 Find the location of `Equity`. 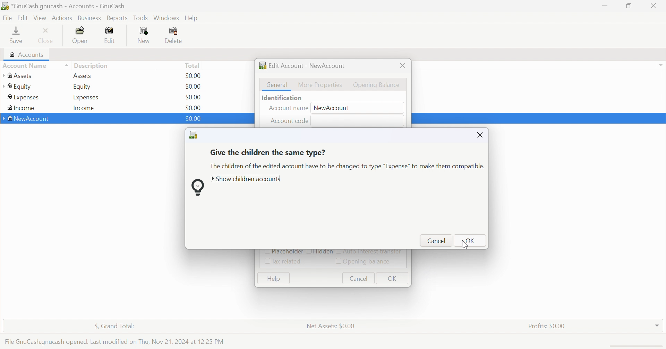

Equity is located at coordinates (17, 87).